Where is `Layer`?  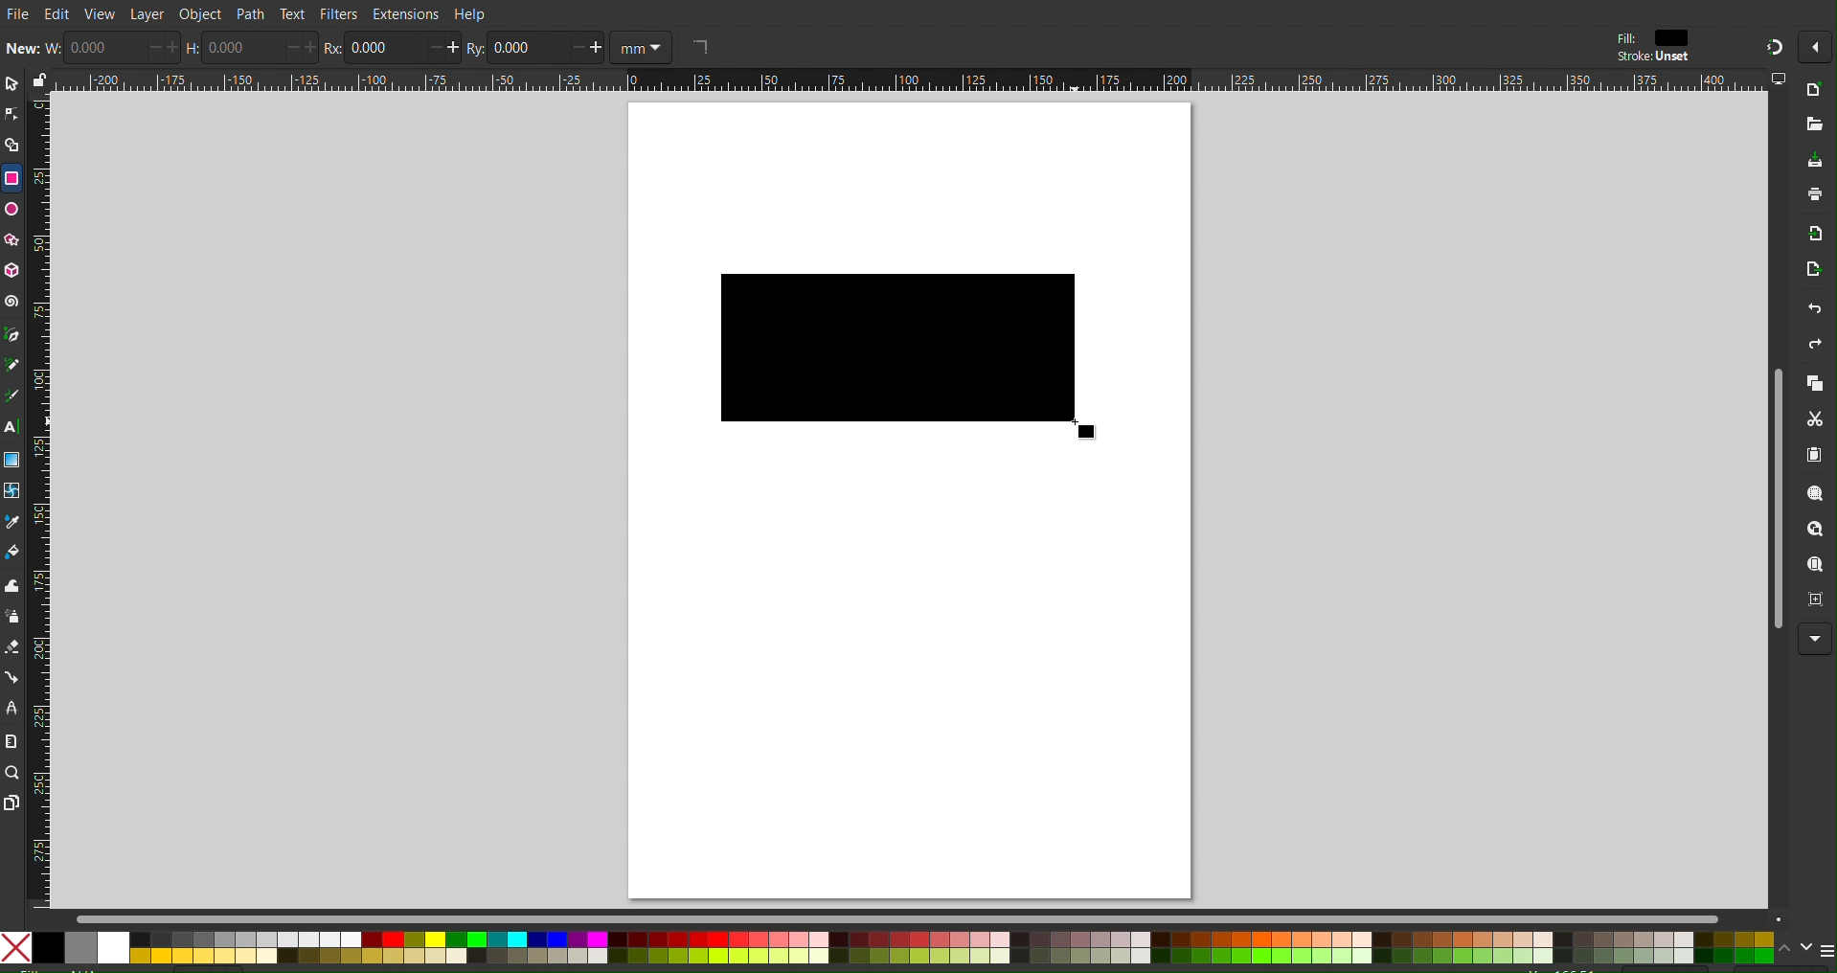
Layer is located at coordinates (146, 12).